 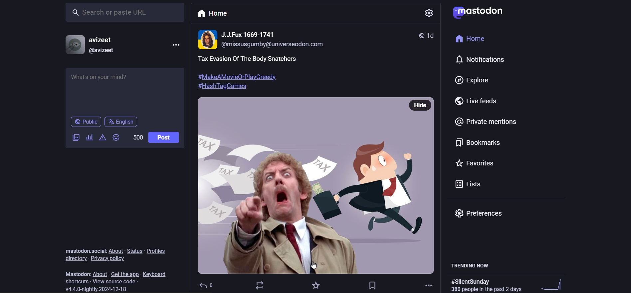 What do you see at coordinates (476, 101) in the screenshot?
I see `live feed` at bounding box center [476, 101].